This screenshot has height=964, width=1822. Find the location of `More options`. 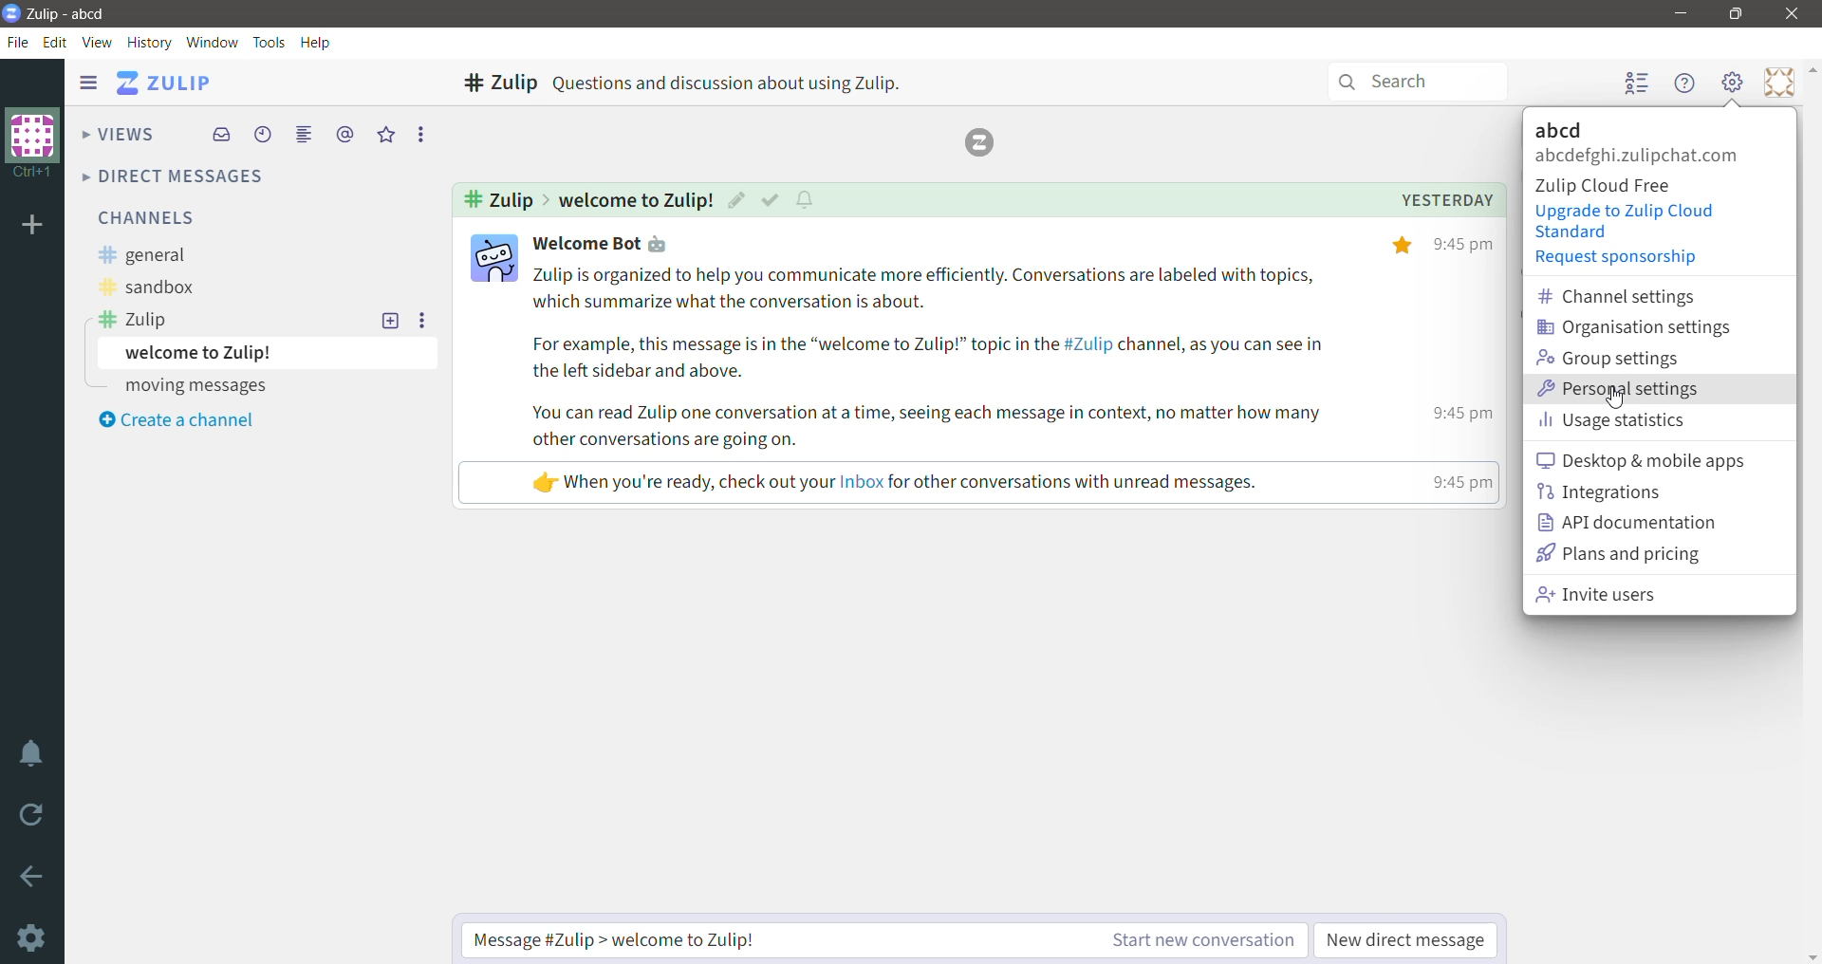

More options is located at coordinates (424, 320).